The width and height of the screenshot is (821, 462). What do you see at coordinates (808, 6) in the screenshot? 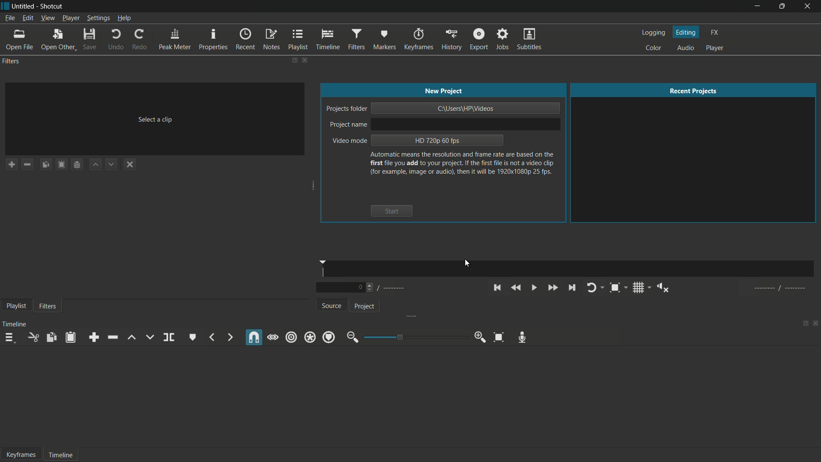
I see `close app` at bounding box center [808, 6].